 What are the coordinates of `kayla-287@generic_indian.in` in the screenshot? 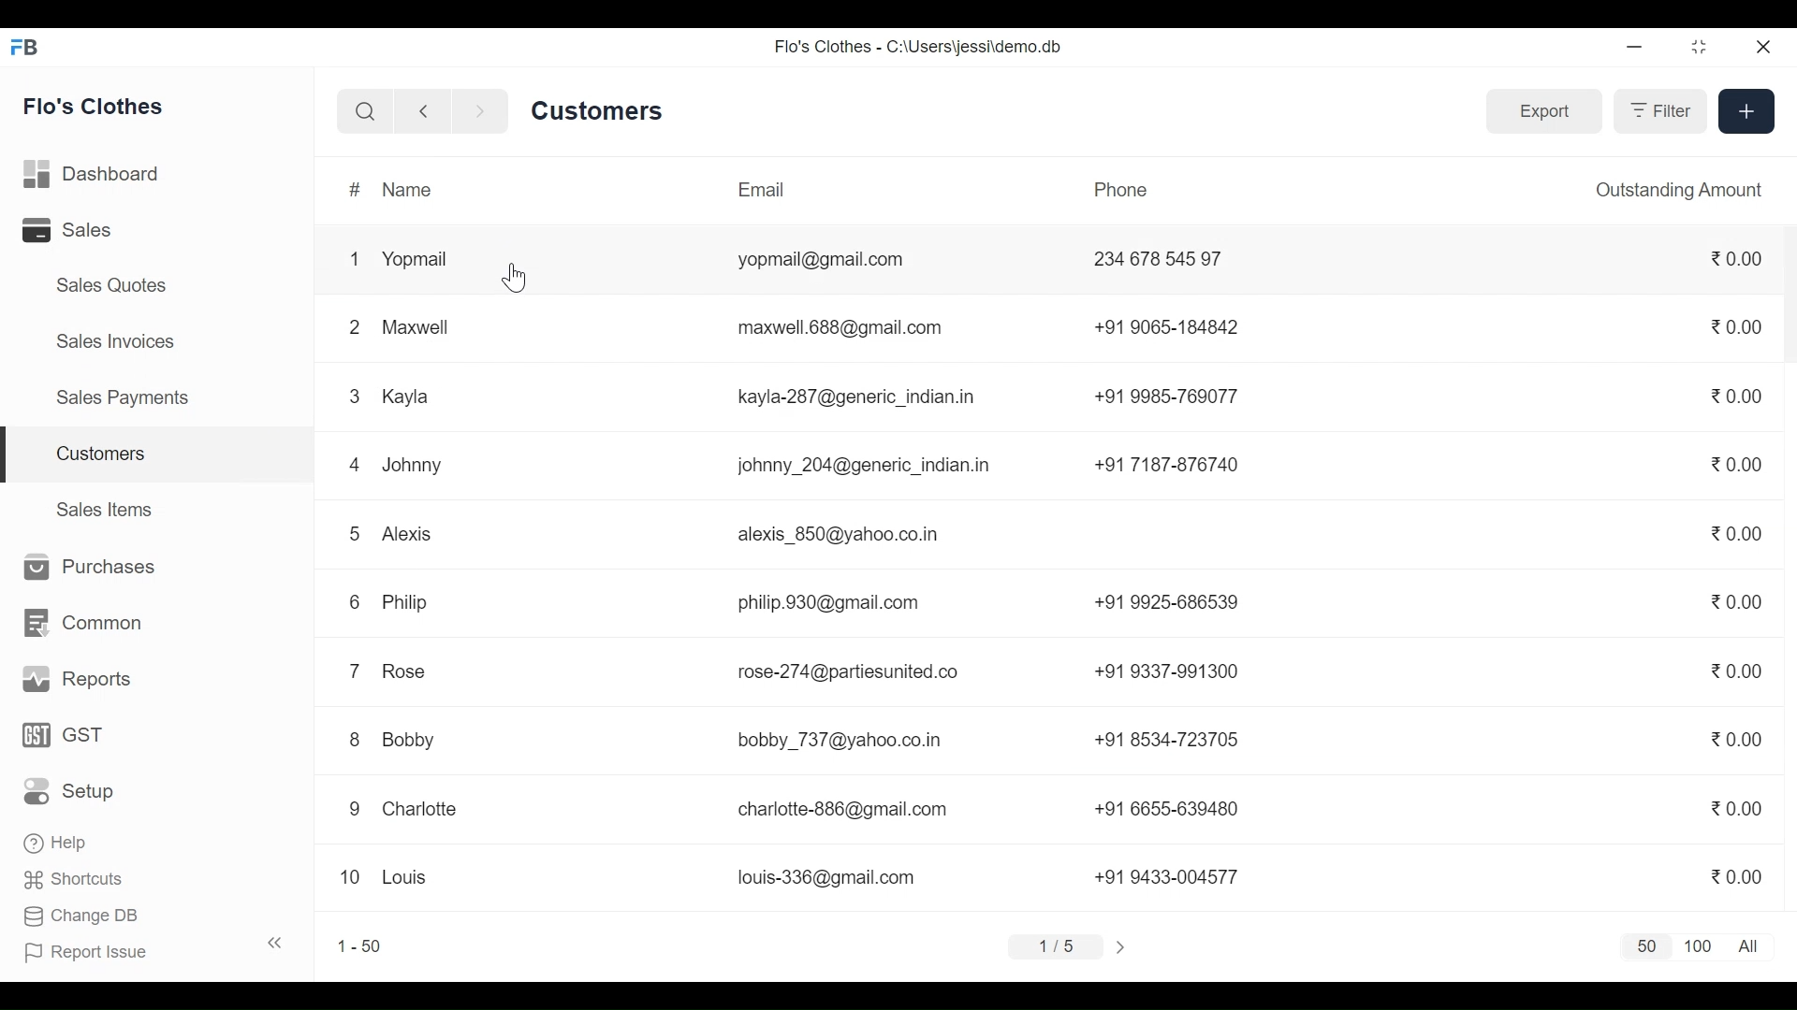 It's located at (865, 398).